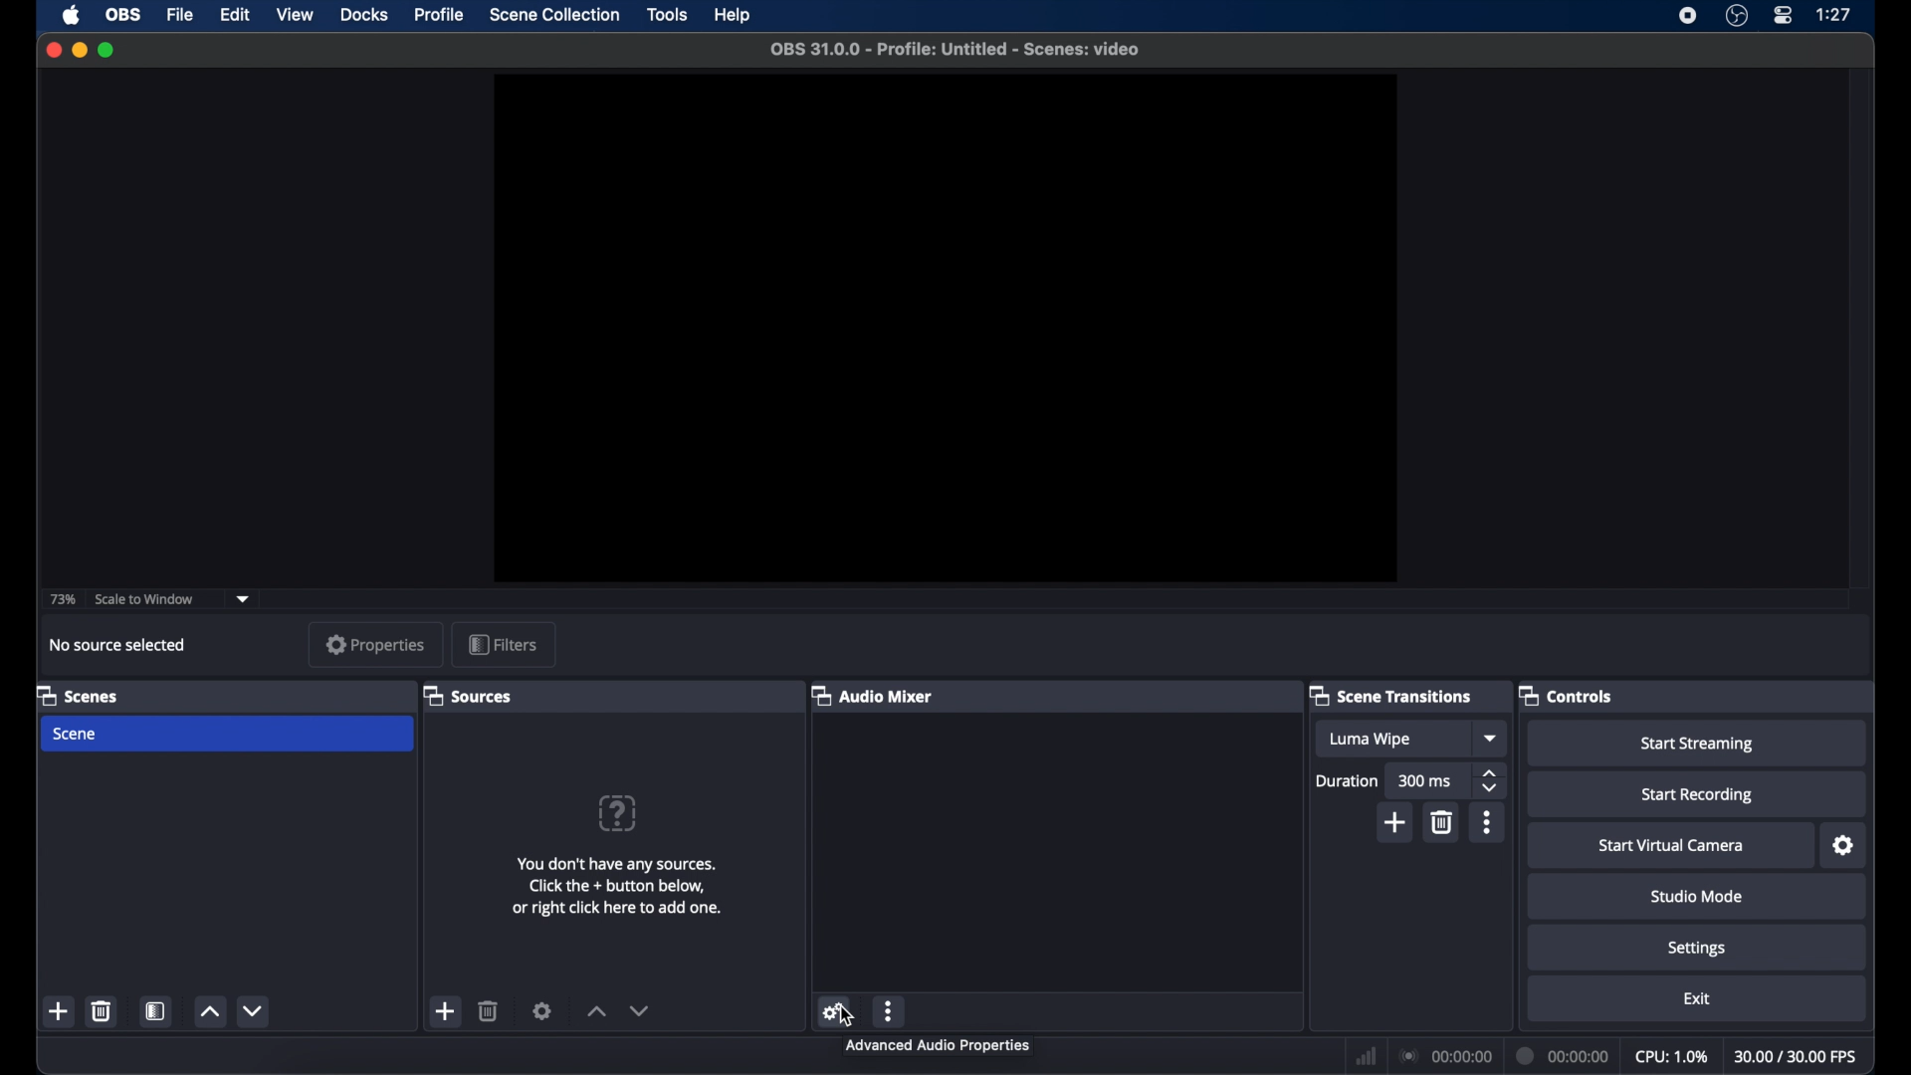 Image resolution: width=1911 pixels, height=1075 pixels. Describe the element at coordinates (849, 1013) in the screenshot. I see `cursor` at that location.